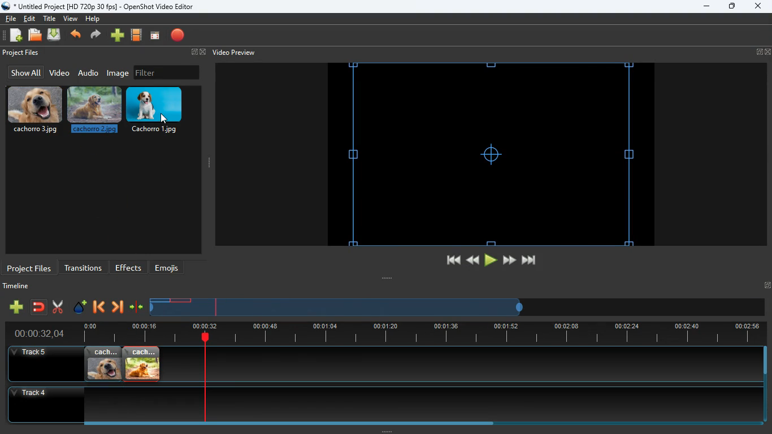 Image resolution: width=772 pixels, height=434 pixels. Describe the element at coordinates (83, 267) in the screenshot. I see `transitions` at that location.